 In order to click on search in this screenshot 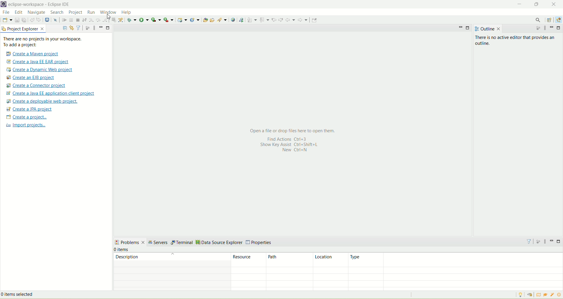, I will do `click(221, 20)`.